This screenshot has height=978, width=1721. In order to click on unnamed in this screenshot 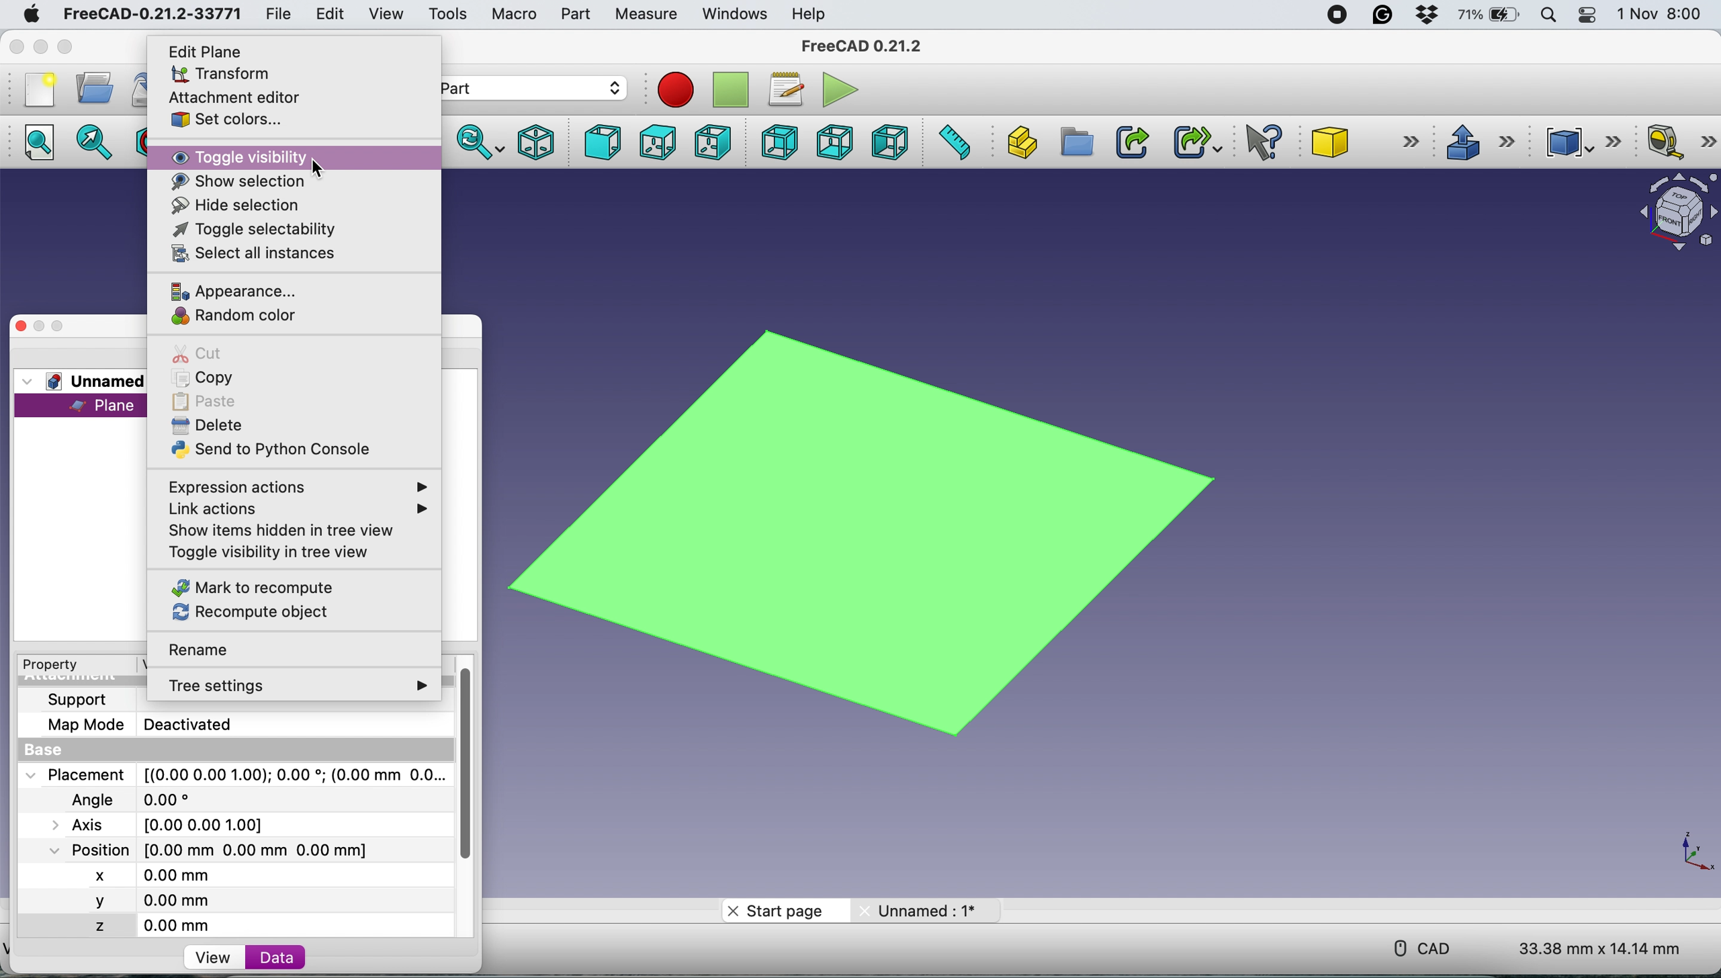, I will do `click(923, 911)`.